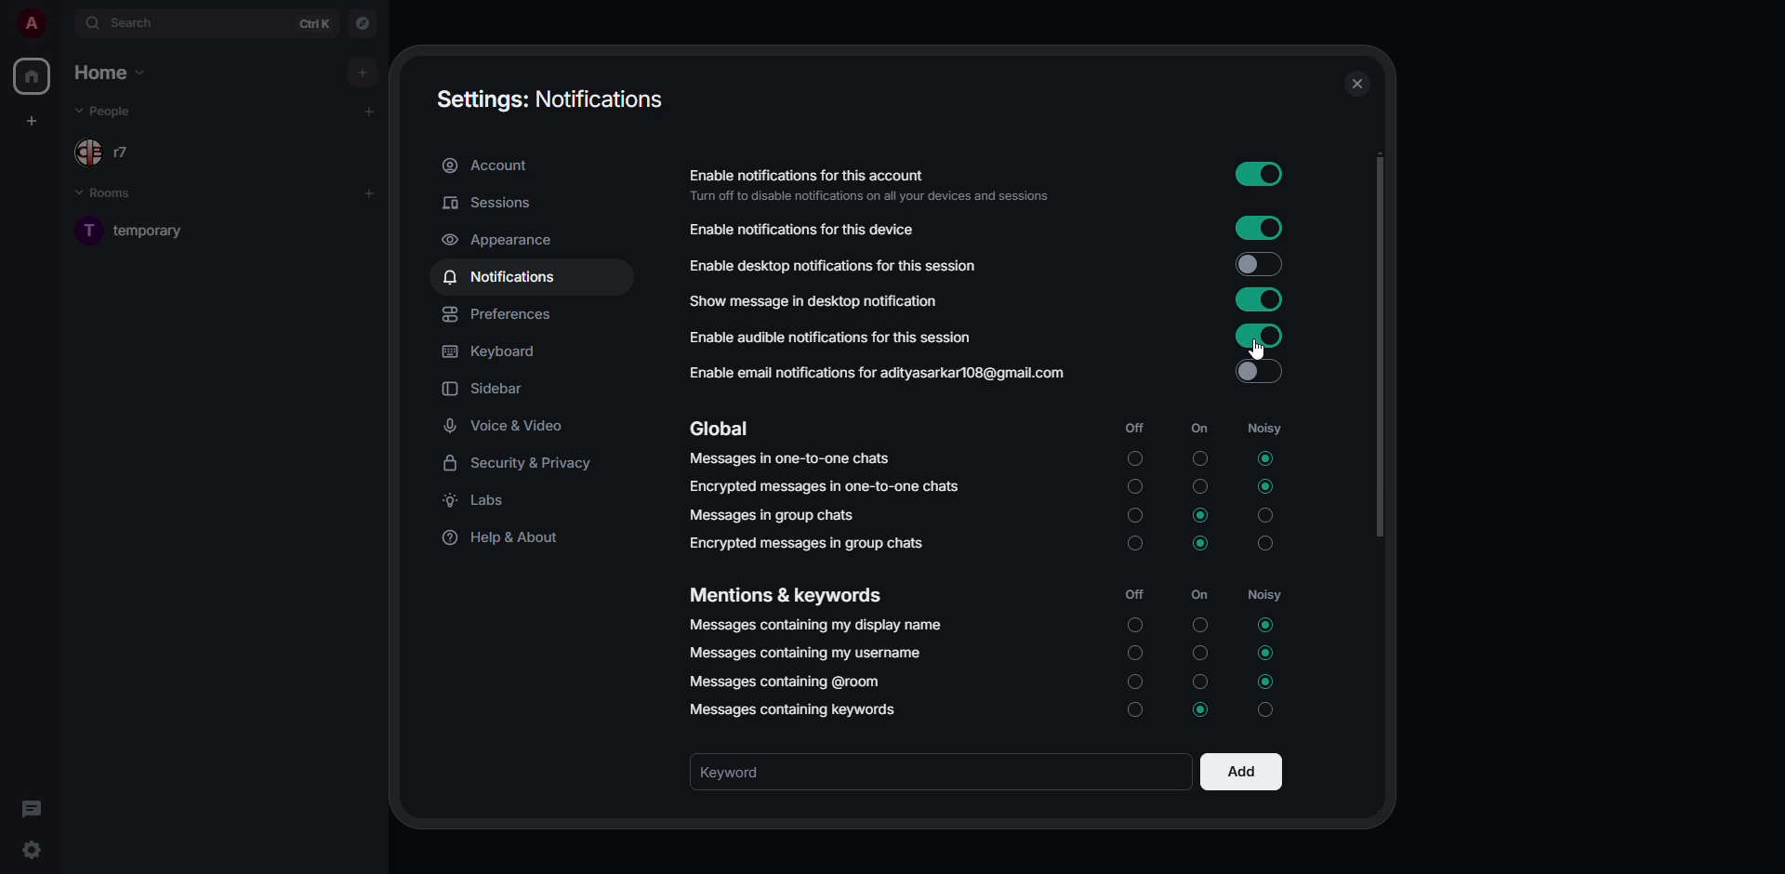  Describe the element at coordinates (815, 625) in the screenshot. I see `messages containing name` at that location.